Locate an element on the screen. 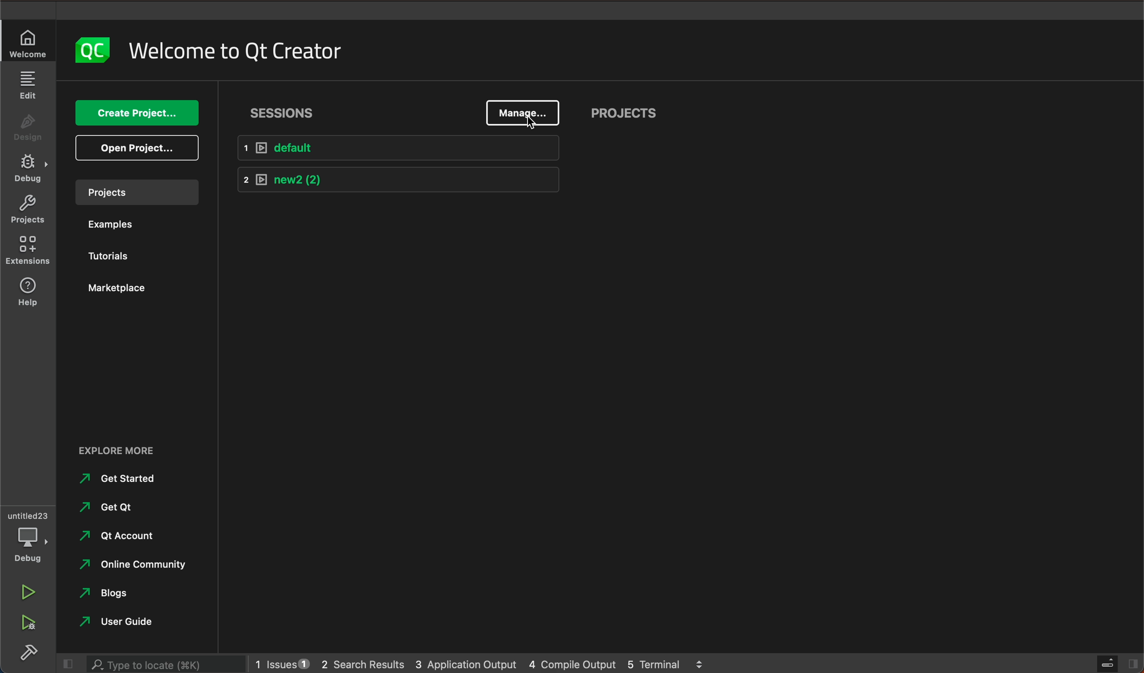 The width and height of the screenshot is (1144, 673). default is located at coordinates (396, 148).